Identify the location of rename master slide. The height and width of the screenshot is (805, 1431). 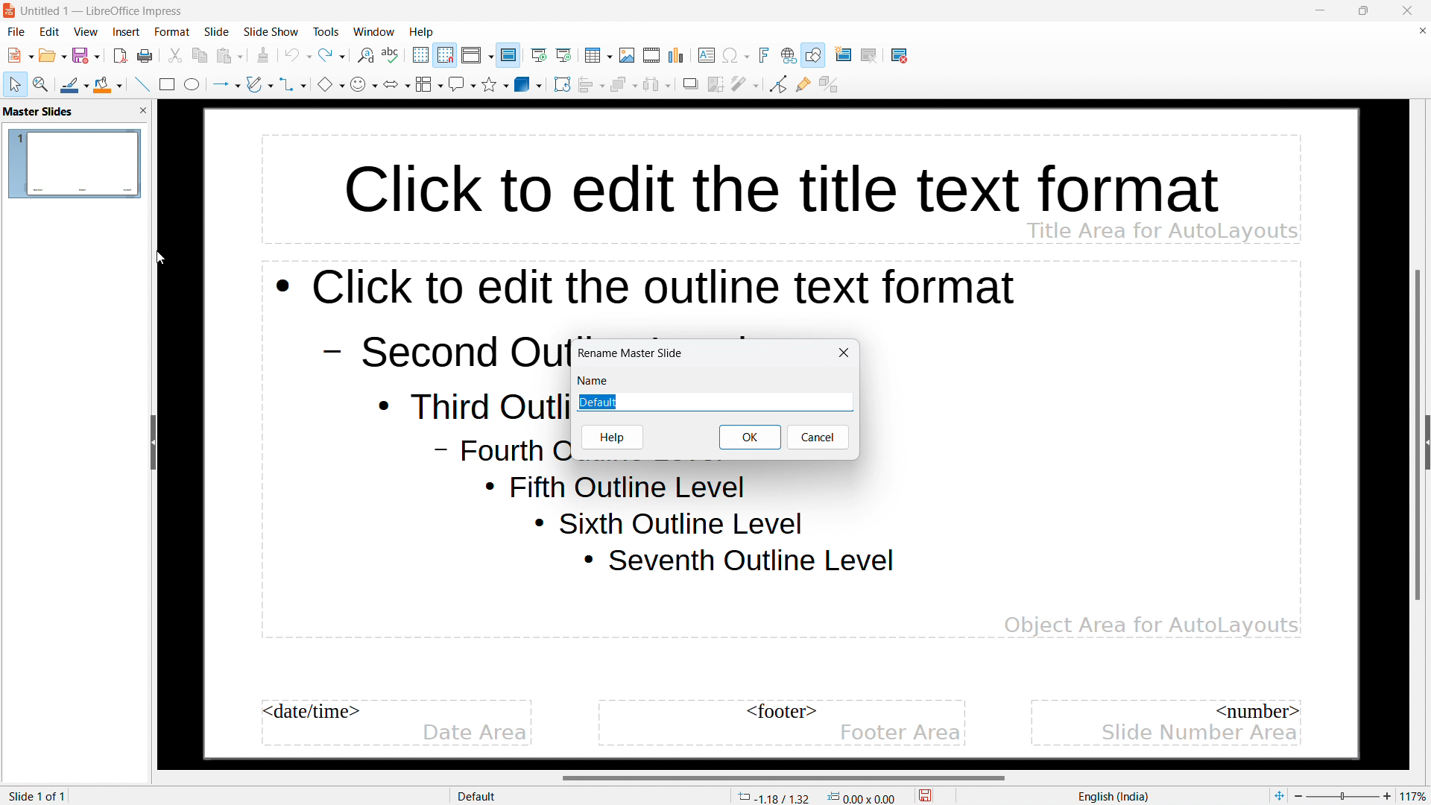
(631, 353).